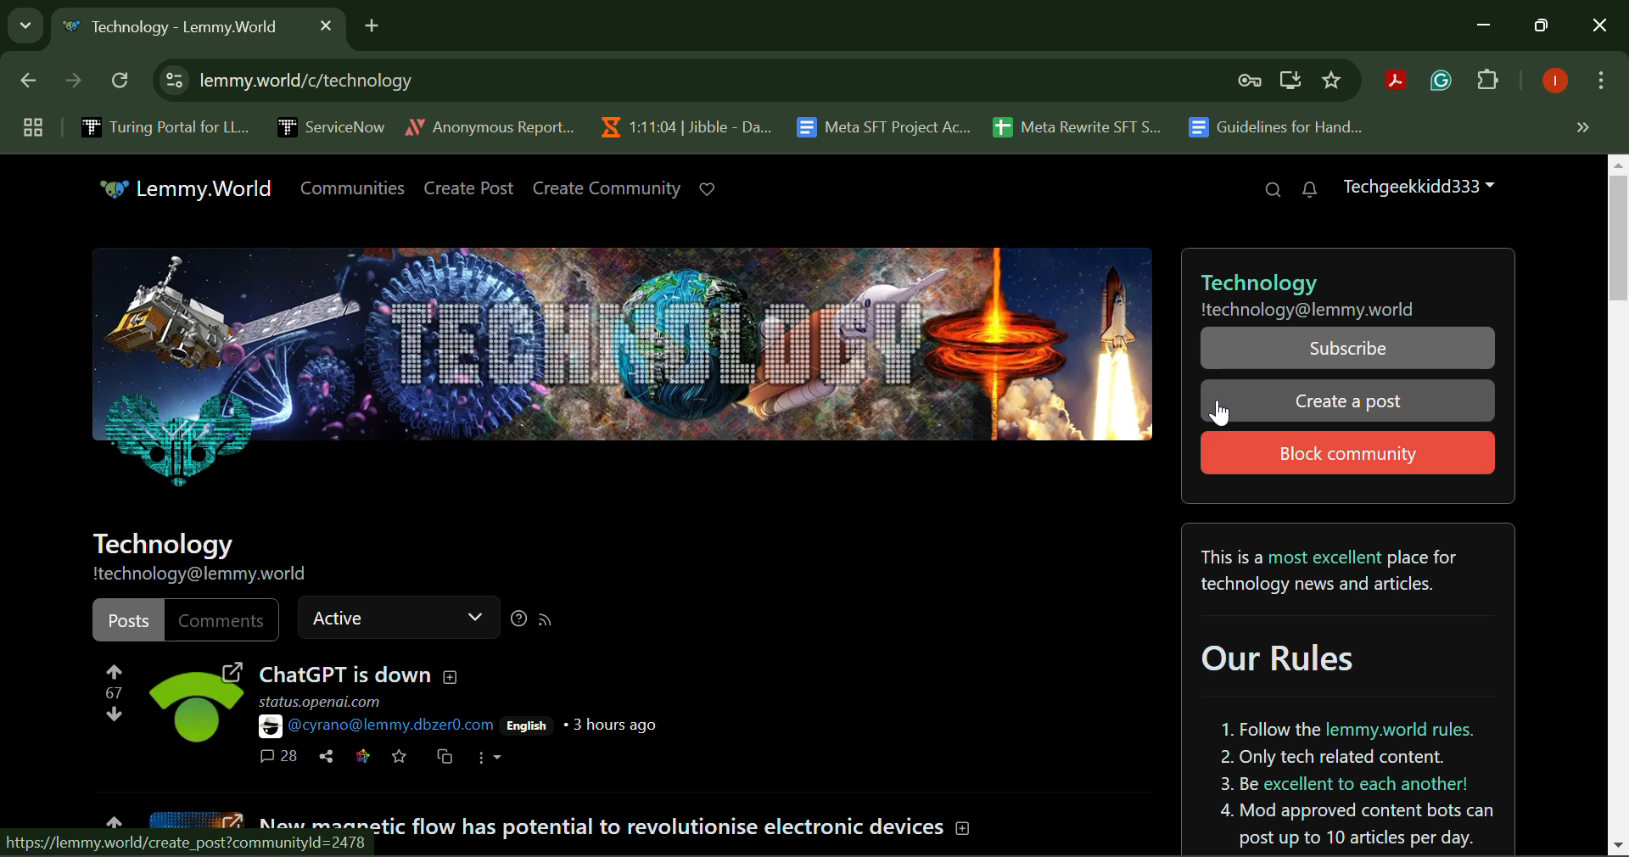  What do you see at coordinates (32, 126) in the screenshot?
I see `Group Tabs` at bounding box center [32, 126].